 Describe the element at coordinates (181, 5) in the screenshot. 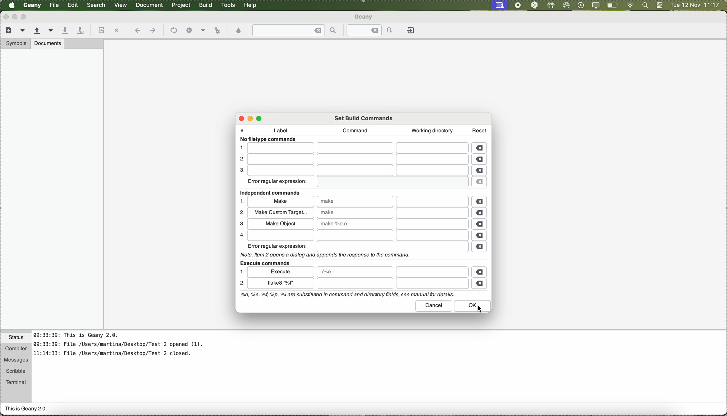

I see `project` at that location.